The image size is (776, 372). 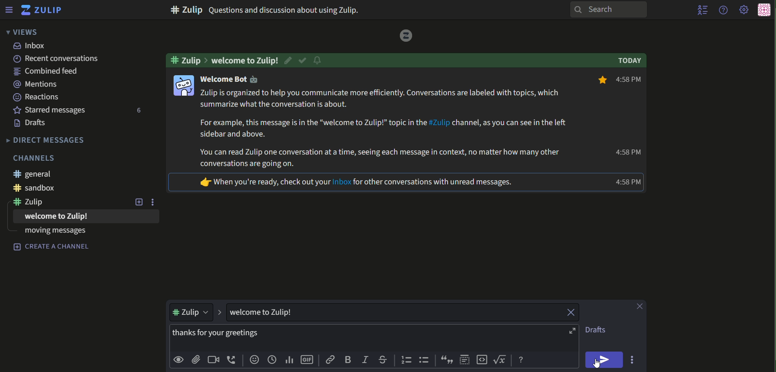 What do you see at coordinates (447, 361) in the screenshot?
I see `quote` at bounding box center [447, 361].